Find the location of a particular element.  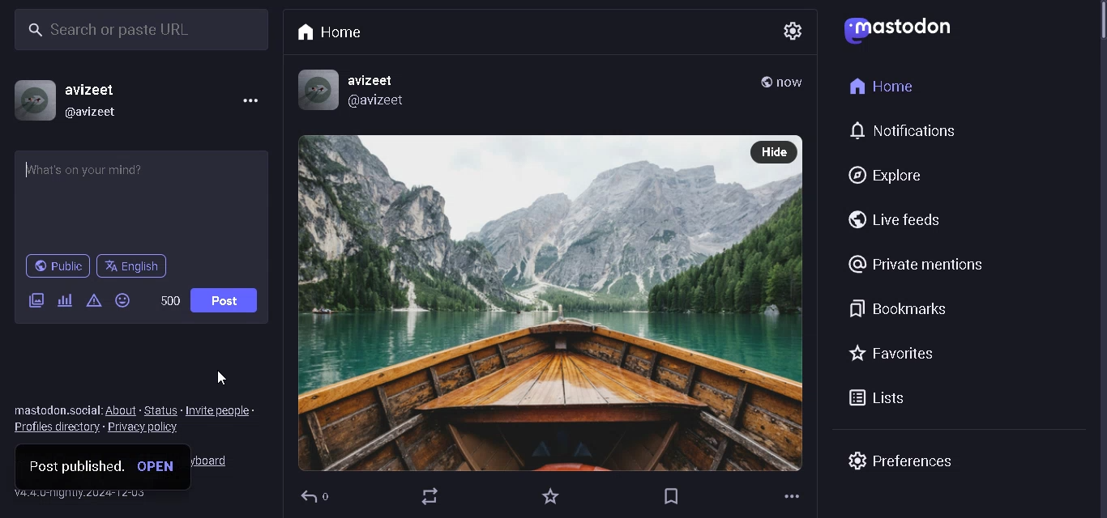

more is located at coordinates (792, 497).